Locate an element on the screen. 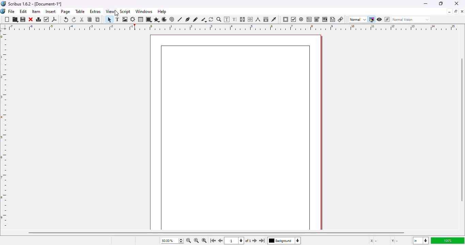  PDF push button is located at coordinates (286, 19).